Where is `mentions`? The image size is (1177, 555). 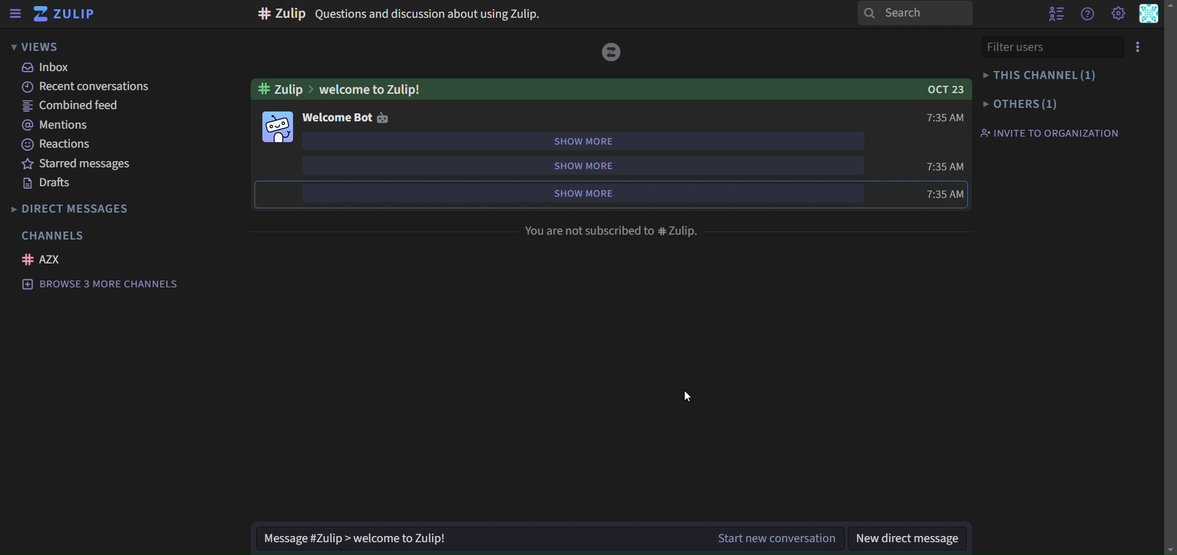
mentions is located at coordinates (56, 126).